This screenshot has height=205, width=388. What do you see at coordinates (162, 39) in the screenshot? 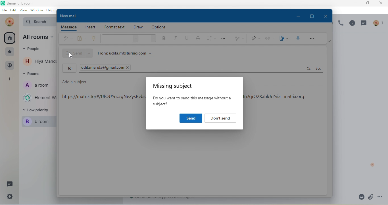
I see `bold` at bounding box center [162, 39].